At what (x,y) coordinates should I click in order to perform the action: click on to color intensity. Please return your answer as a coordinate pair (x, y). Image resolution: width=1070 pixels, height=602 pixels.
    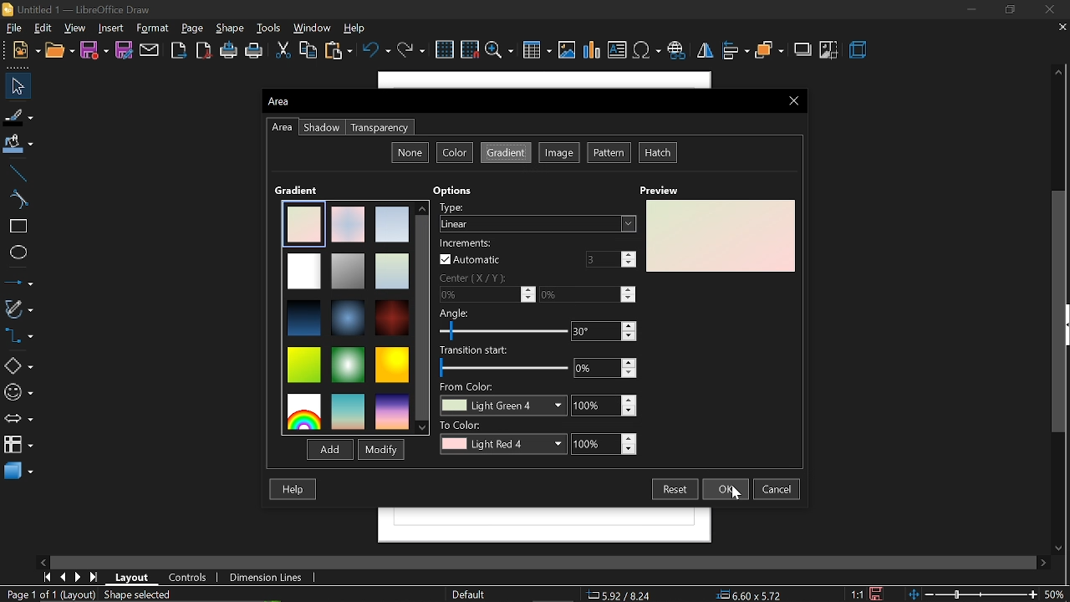
    Looking at the image, I should click on (606, 443).